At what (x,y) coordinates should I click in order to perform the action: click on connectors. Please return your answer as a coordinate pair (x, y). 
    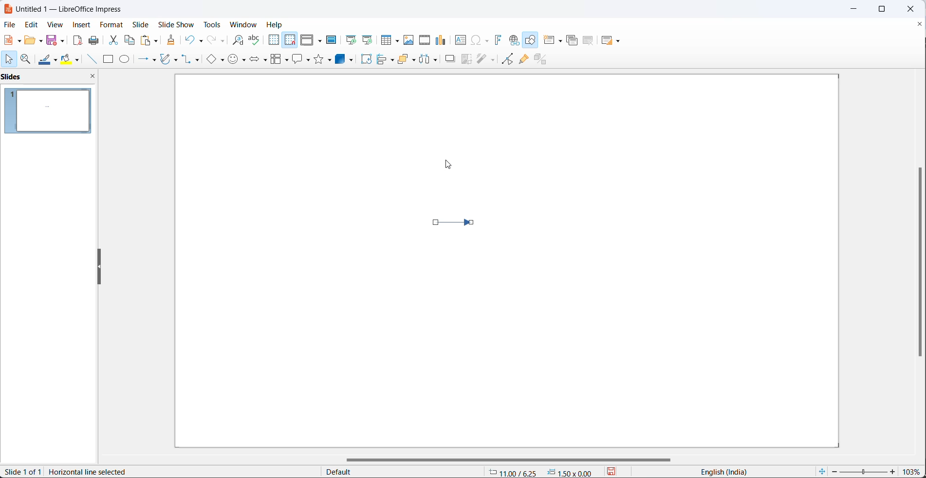
    Looking at the image, I should click on (192, 60).